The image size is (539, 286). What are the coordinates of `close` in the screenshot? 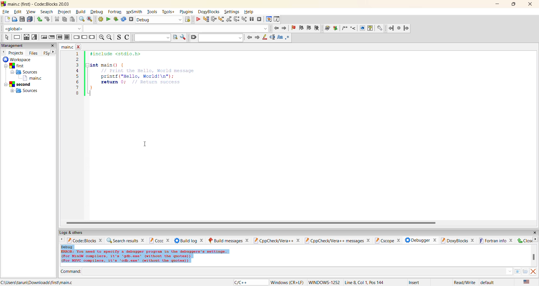 It's located at (531, 5).